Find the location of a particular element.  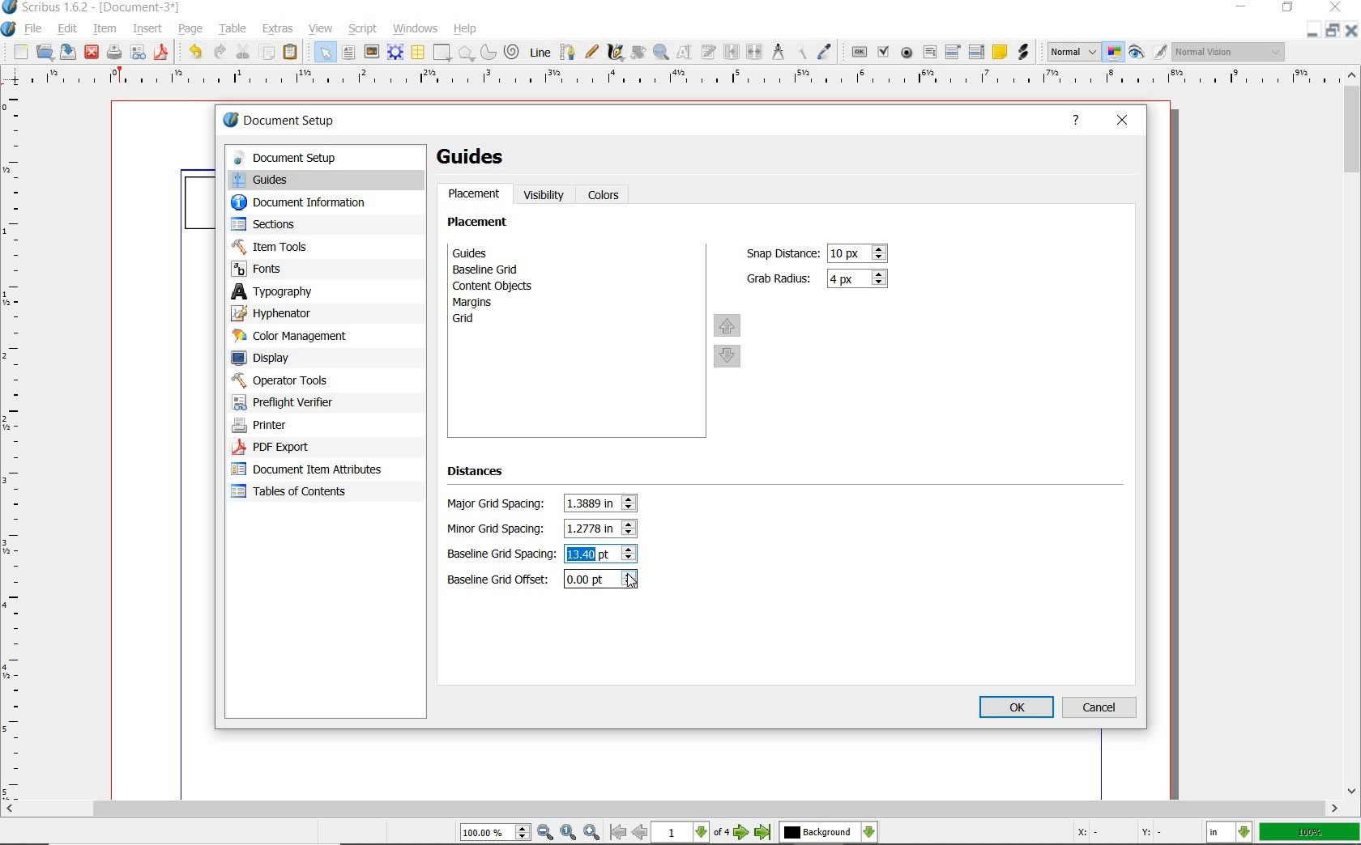

rotate item is located at coordinates (638, 53).